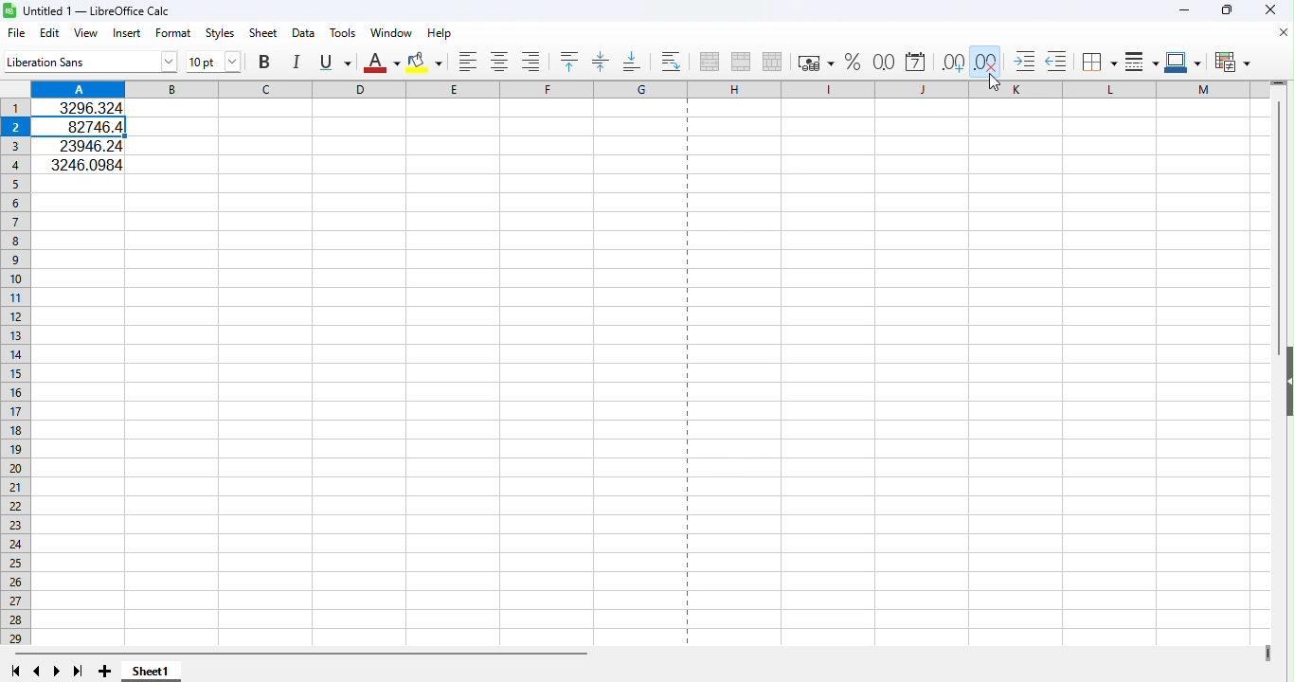 The width and height of the screenshot is (1294, 682). I want to click on Add Decimal place, so click(952, 60).